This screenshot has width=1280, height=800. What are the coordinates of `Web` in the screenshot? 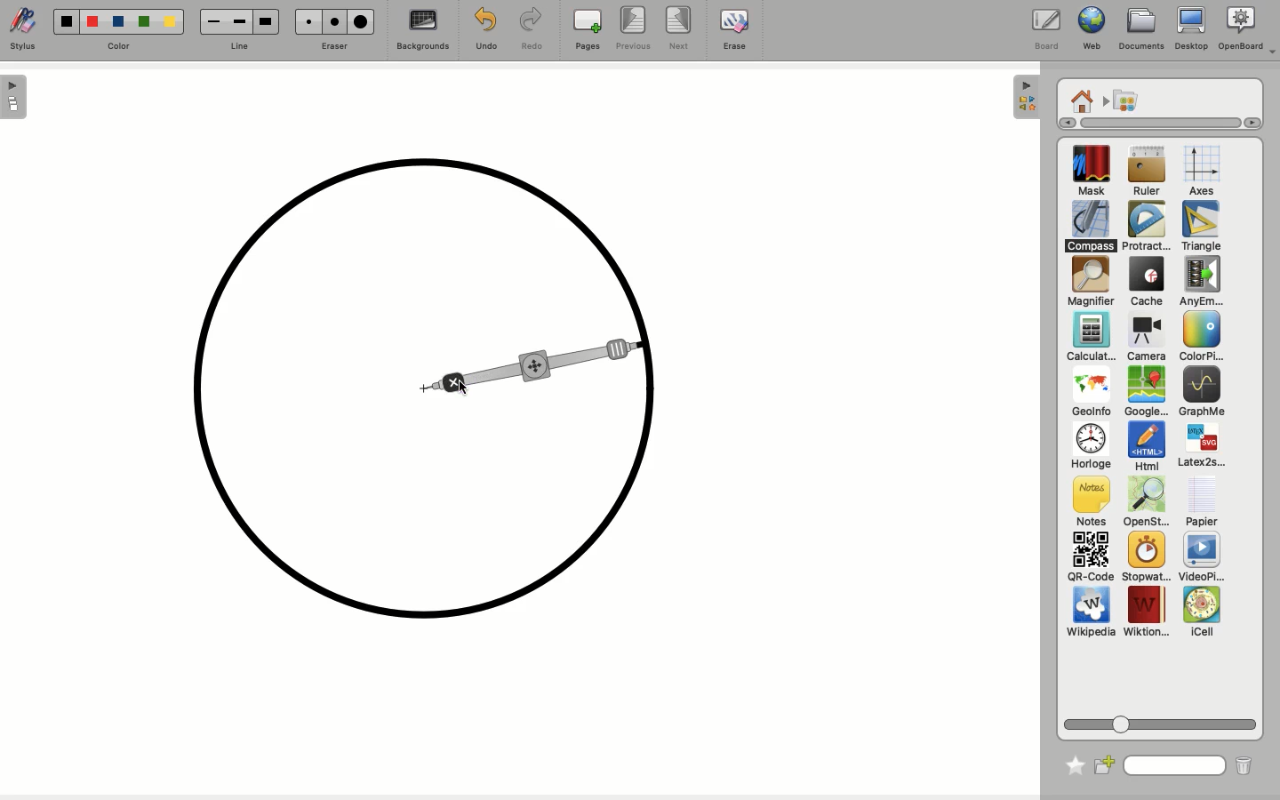 It's located at (1089, 30).